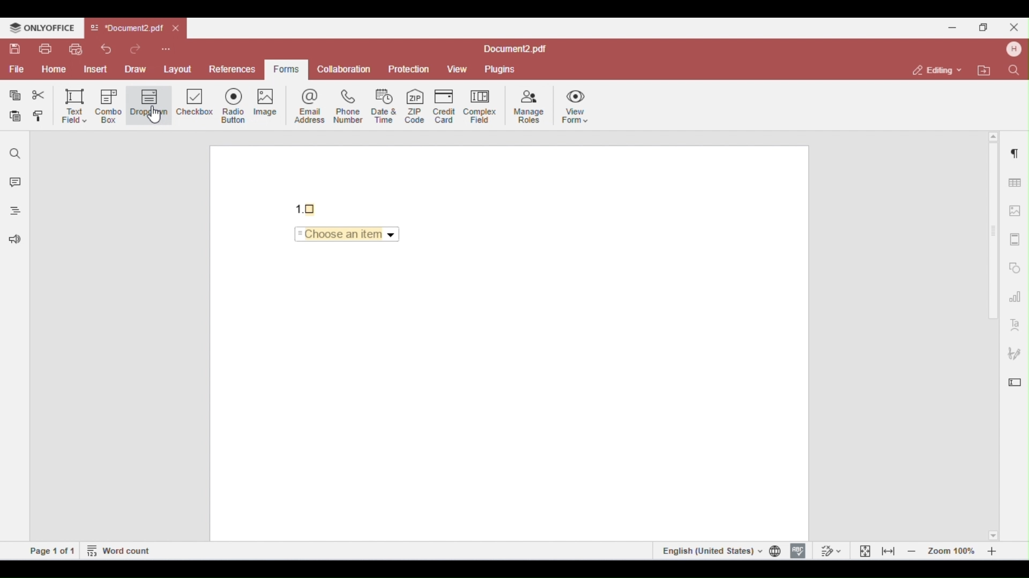 This screenshot has width=1029, height=578. What do you see at coordinates (284, 70) in the screenshot?
I see `forms` at bounding box center [284, 70].